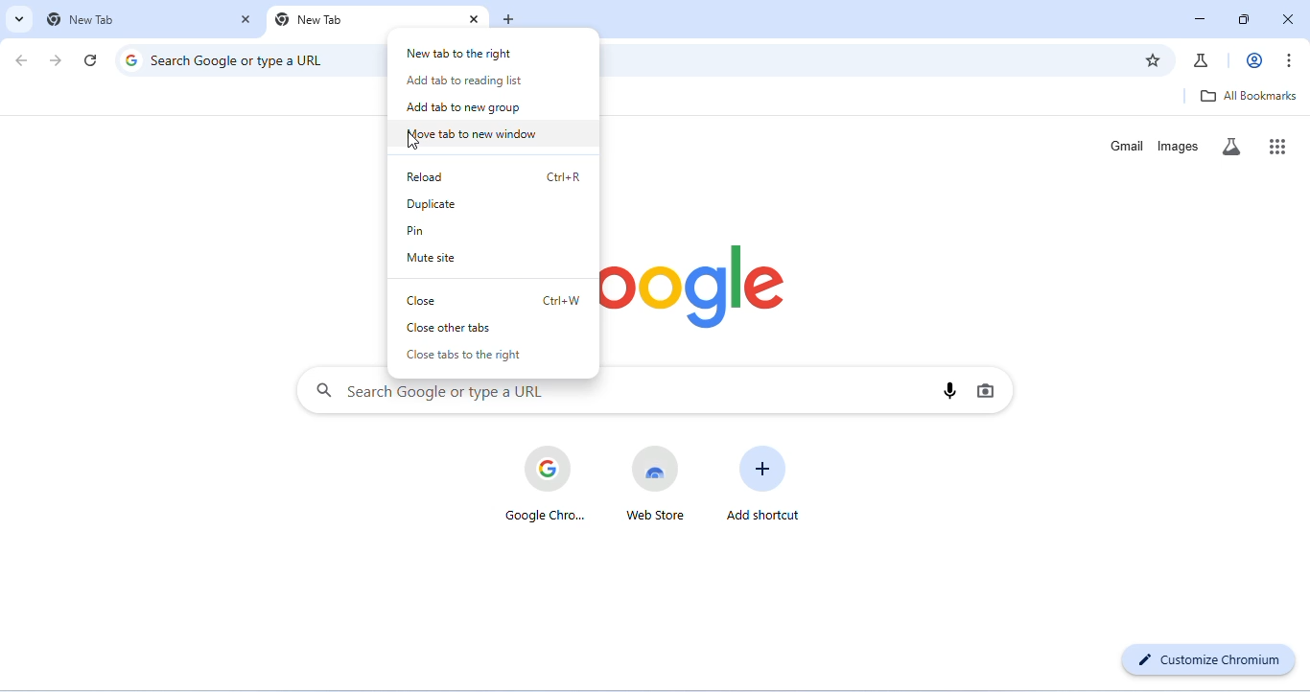 The height and width of the screenshot is (692, 1310). Describe the element at coordinates (1208, 657) in the screenshot. I see `customize chromium` at that location.